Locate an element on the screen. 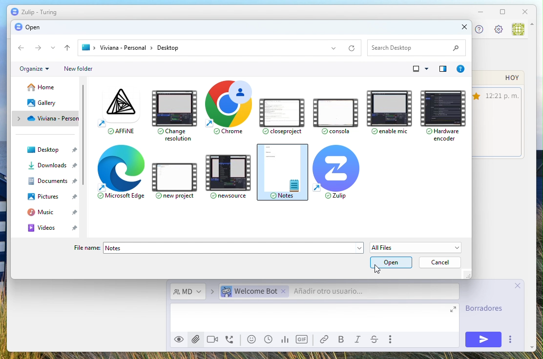 This screenshot has width=543, height=359. send is located at coordinates (480, 339).